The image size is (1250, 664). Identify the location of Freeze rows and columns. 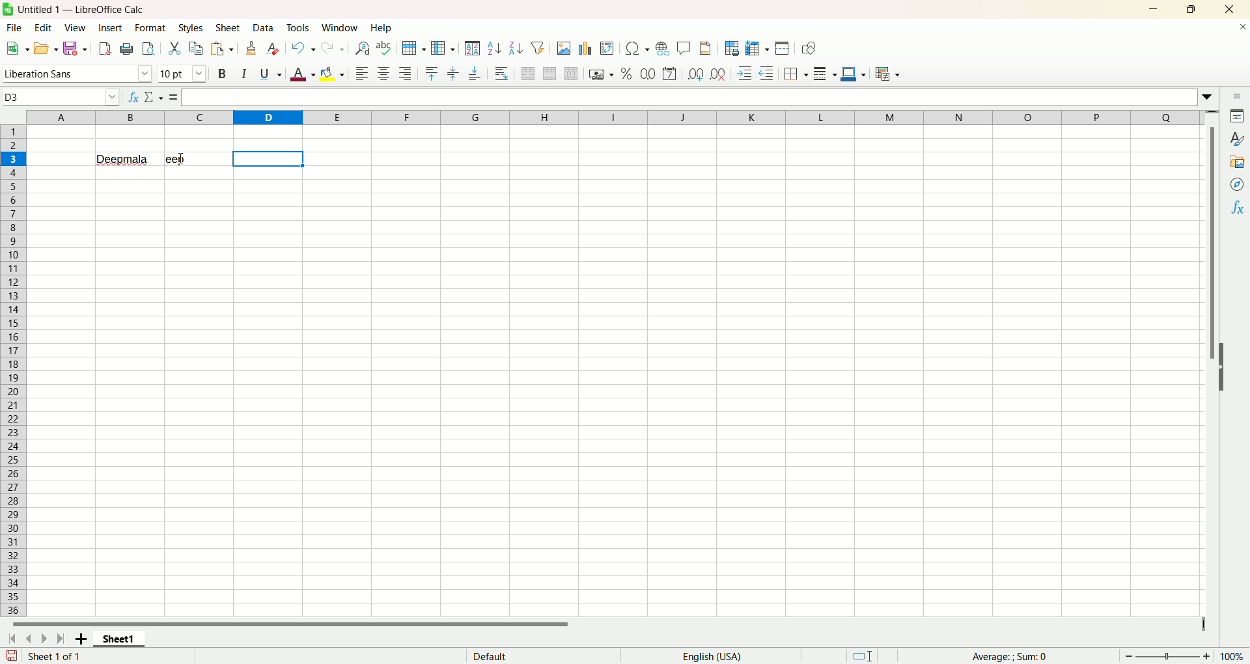
(758, 49).